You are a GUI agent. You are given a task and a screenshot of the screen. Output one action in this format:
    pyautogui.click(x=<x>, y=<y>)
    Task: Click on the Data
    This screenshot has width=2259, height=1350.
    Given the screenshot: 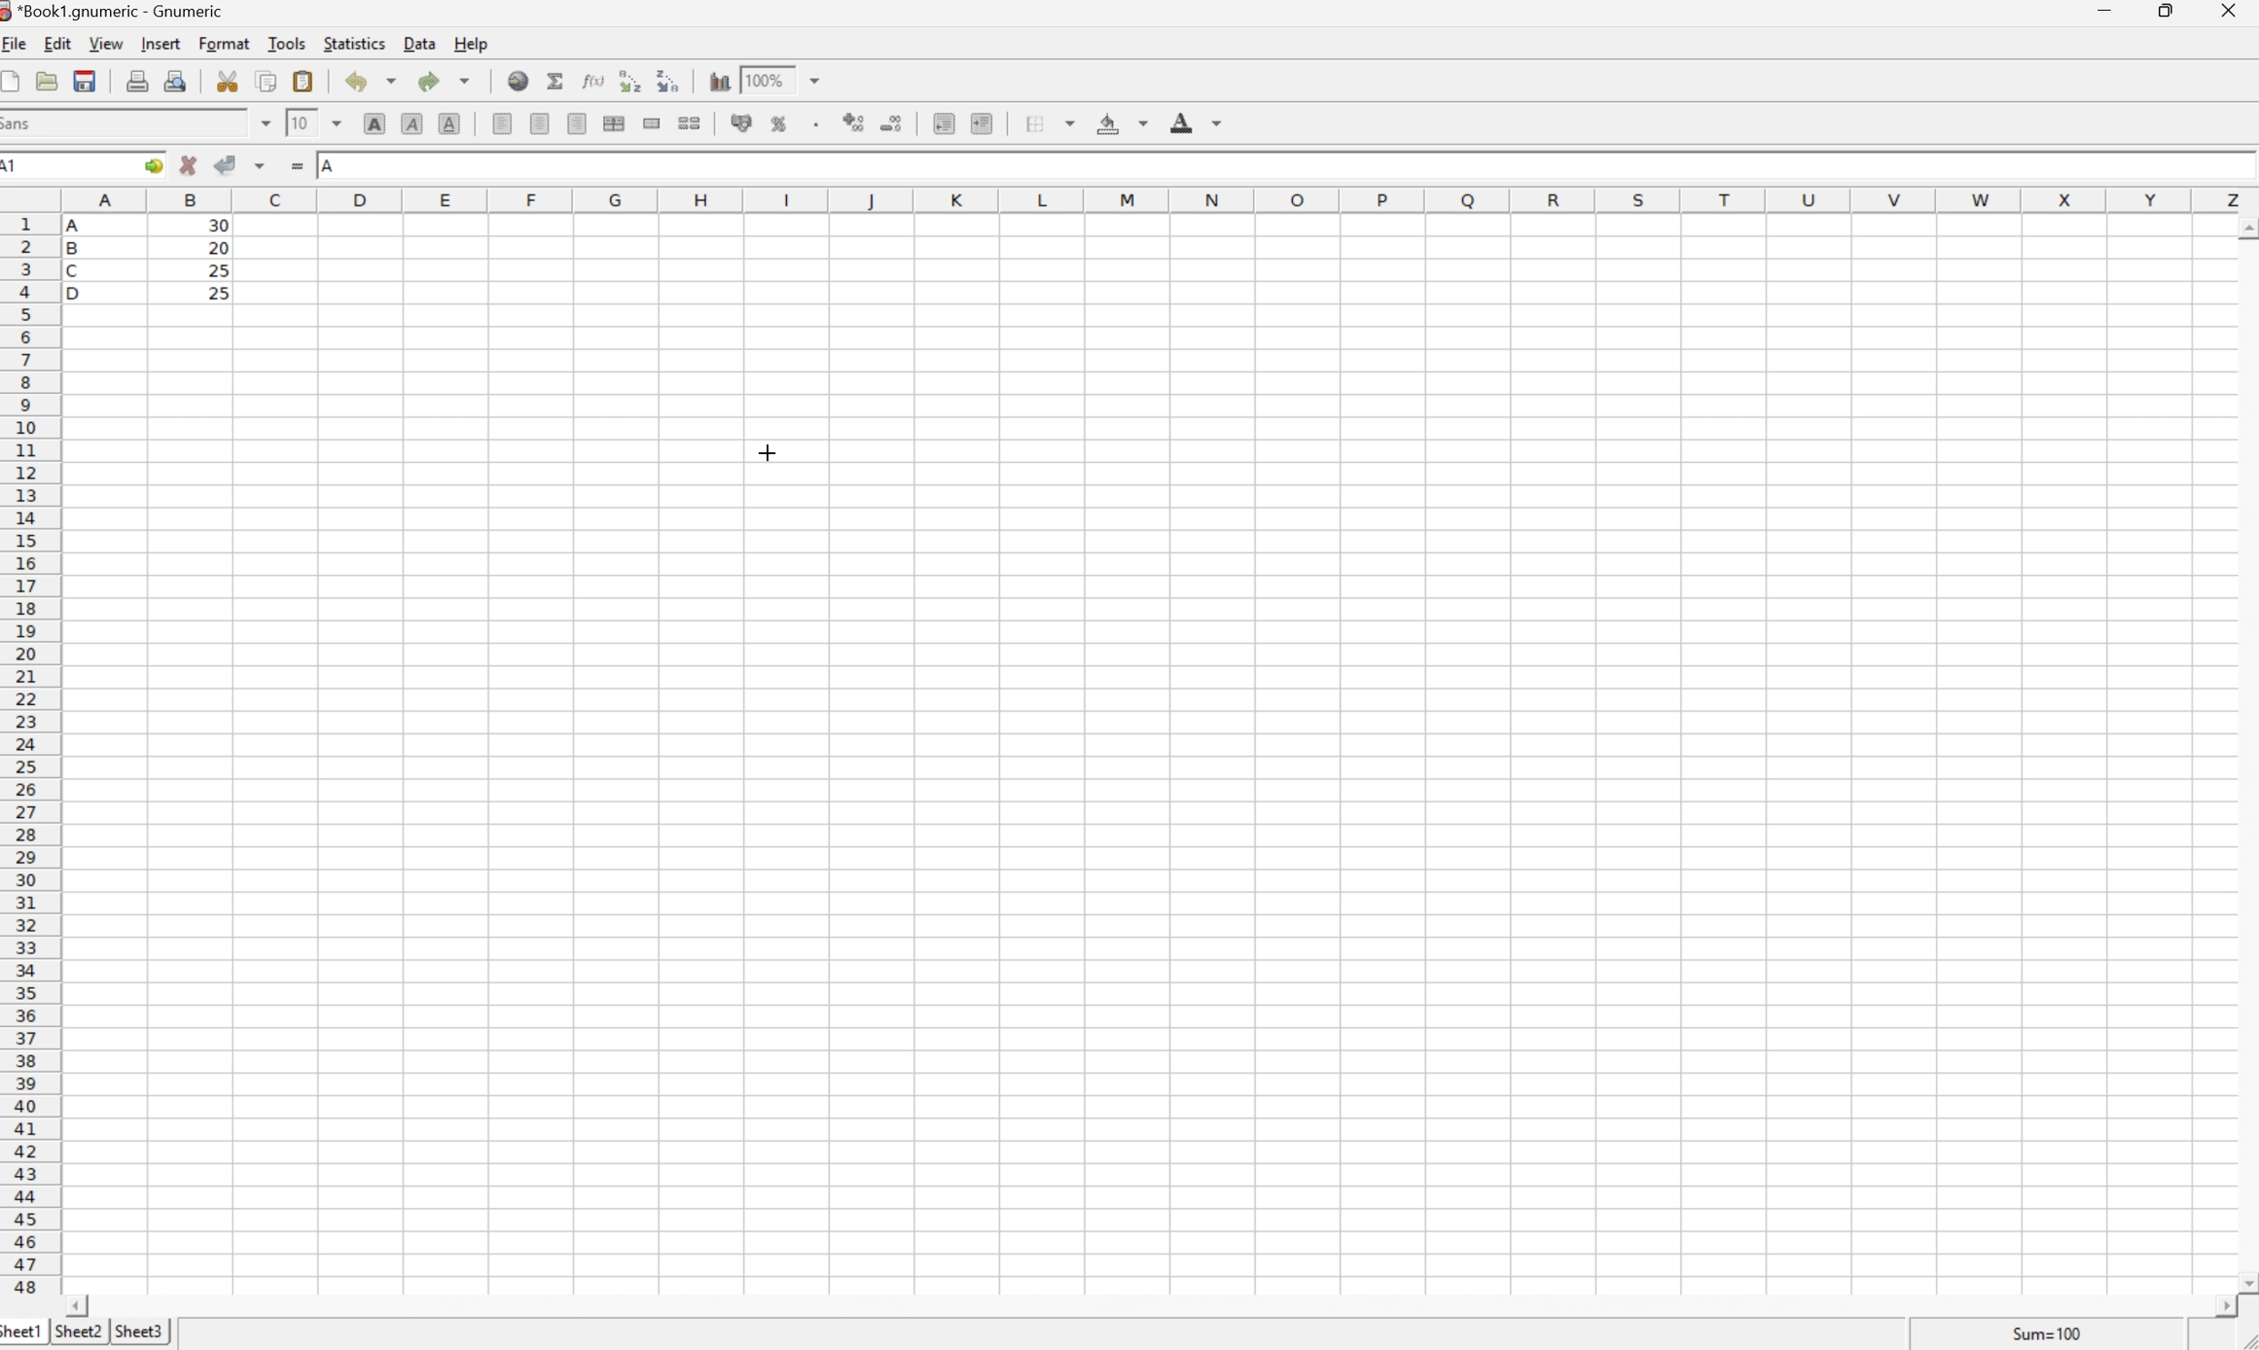 What is the action you would take?
    pyautogui.click(x=419, y=44)
    